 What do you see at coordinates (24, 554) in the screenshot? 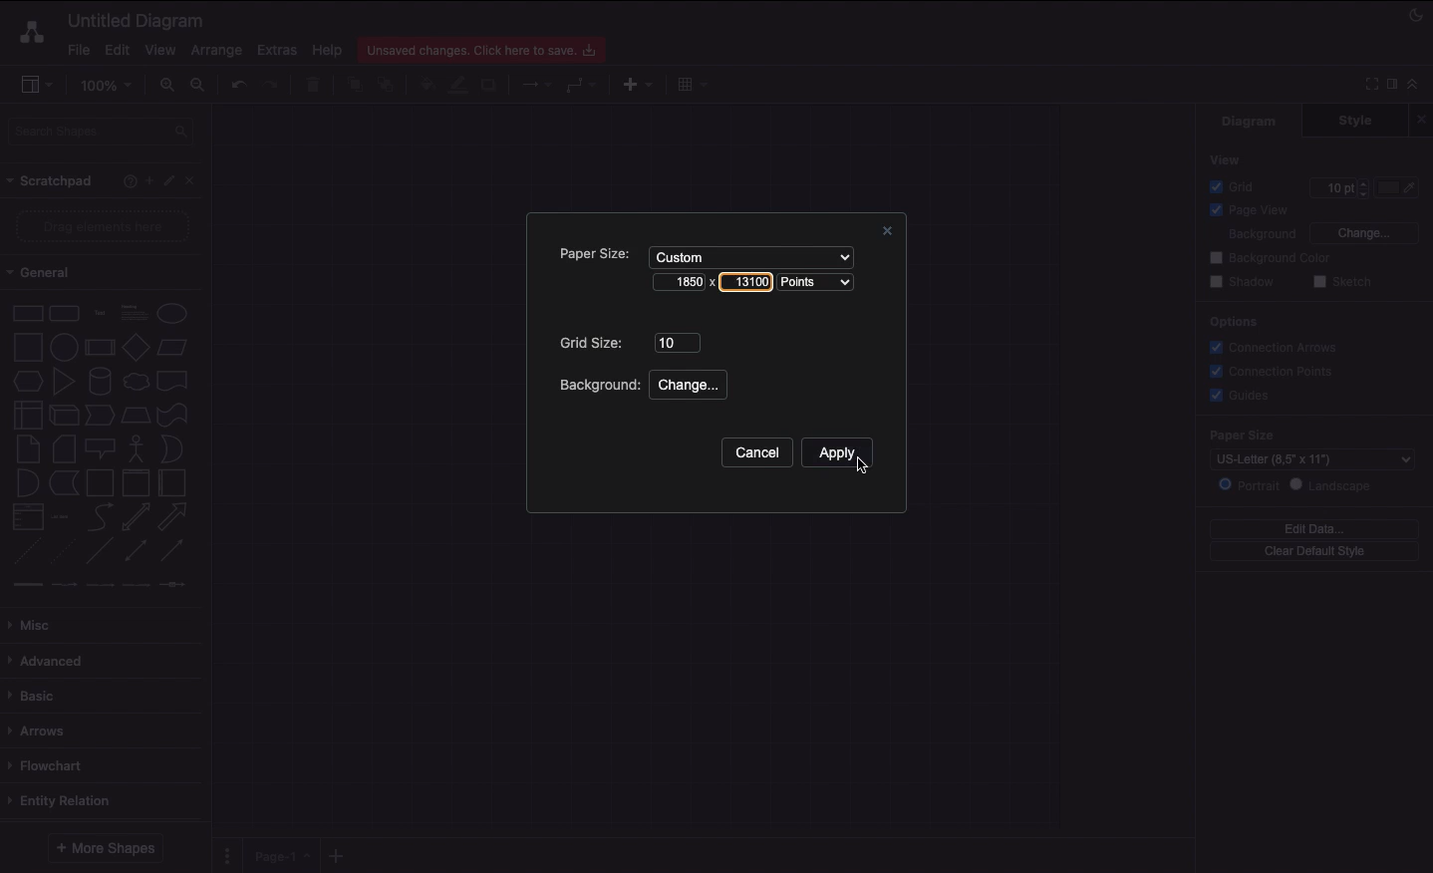
I see `Dashed line` at bounding box center [24, 554].